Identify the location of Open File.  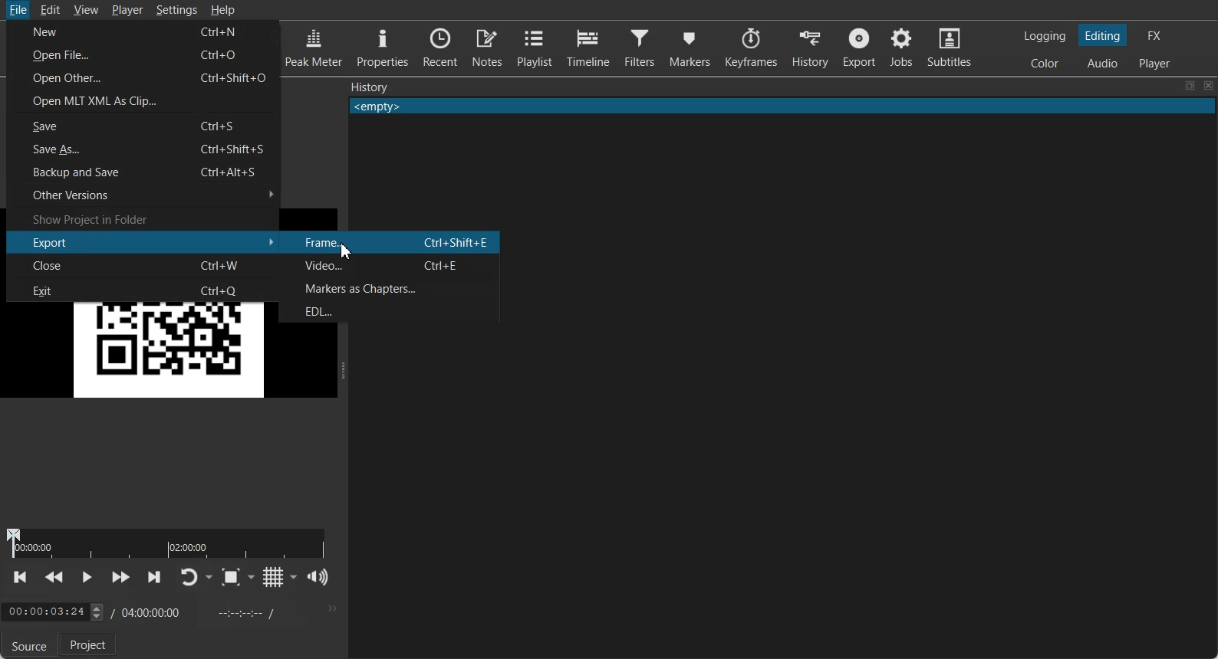
(71, 55).